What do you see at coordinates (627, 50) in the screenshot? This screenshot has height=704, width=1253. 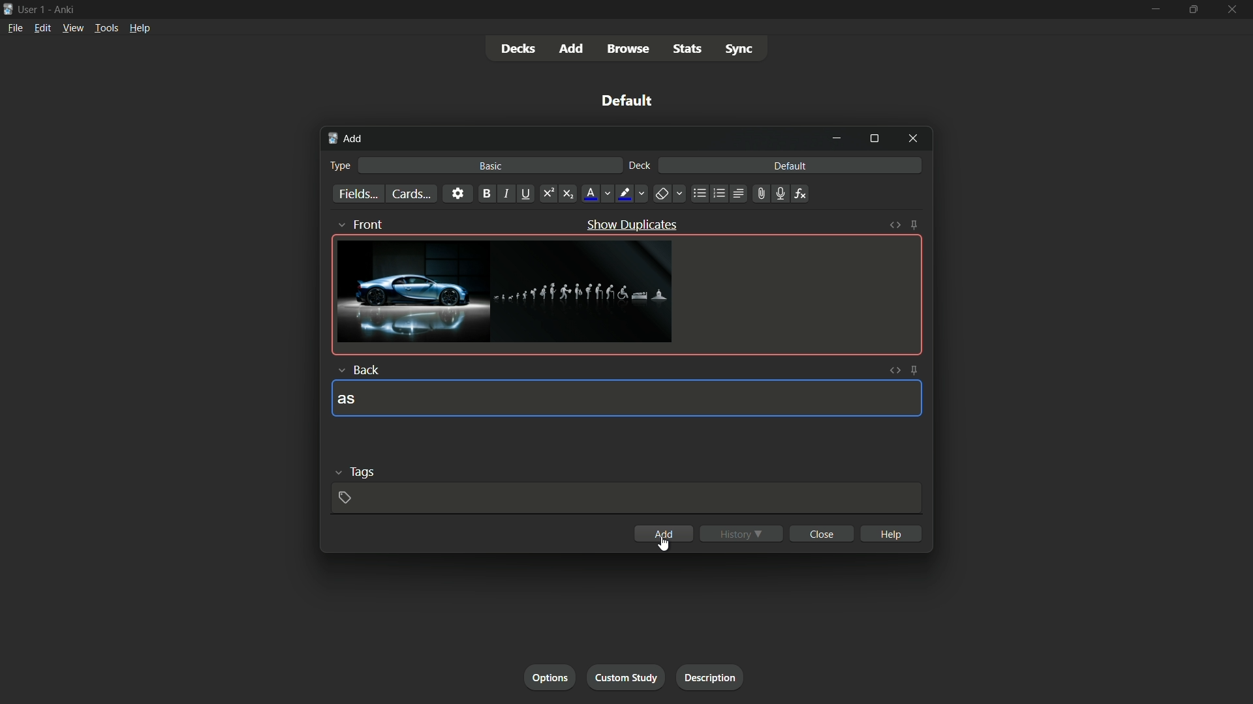 I see `browse` at bounding box center [627, 50].